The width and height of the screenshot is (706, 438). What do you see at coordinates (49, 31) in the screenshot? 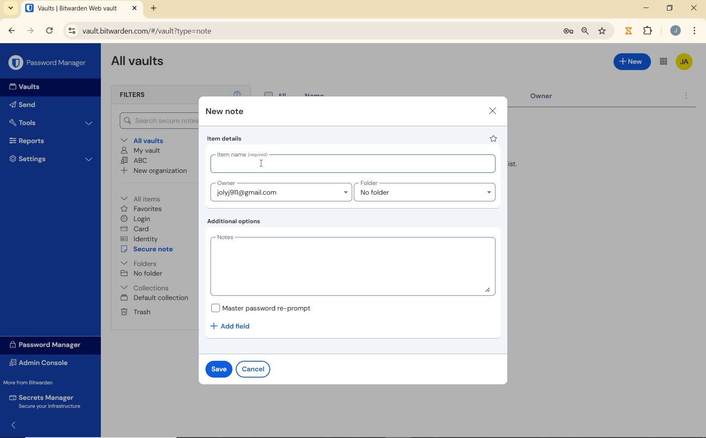
I see `reload` at bounding box center [49, 31].